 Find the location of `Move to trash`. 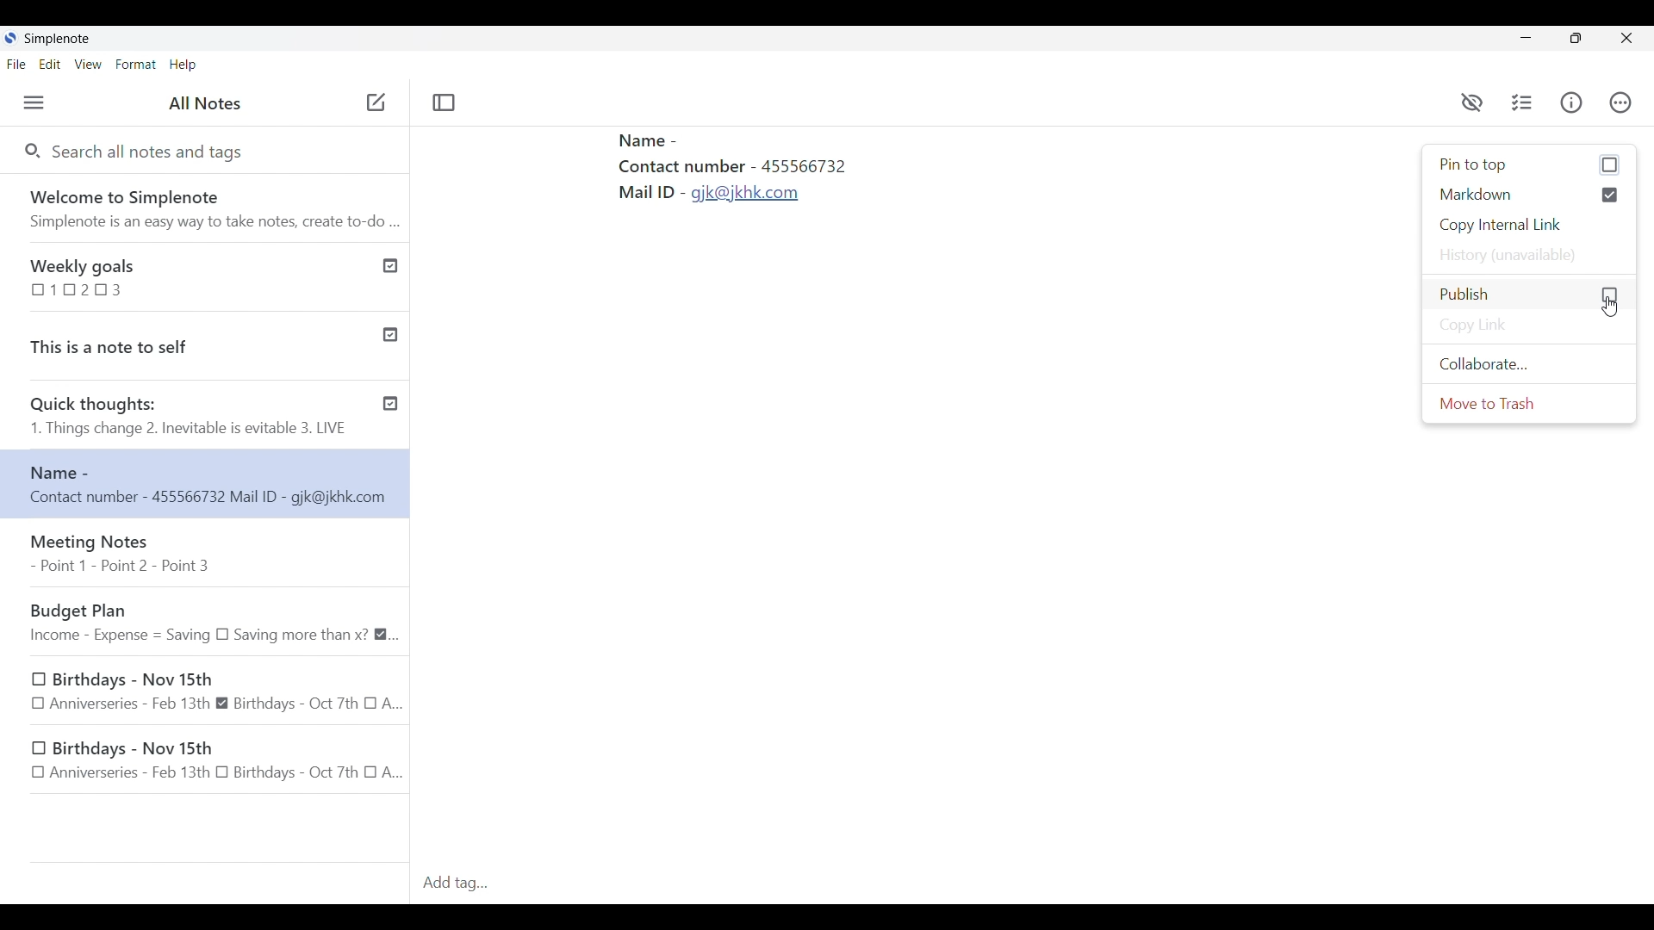

Move to trash is located at coordinates (1530, 403).